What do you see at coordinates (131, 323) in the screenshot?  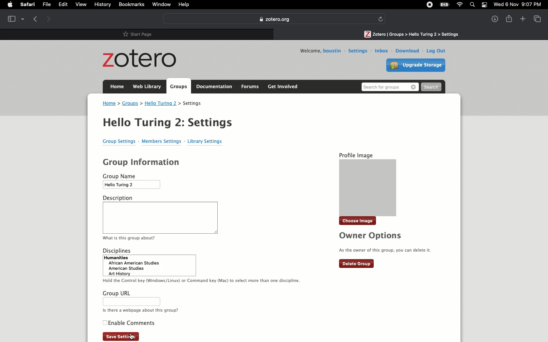 I see `Enable comments` at bounding box center [131, 323].